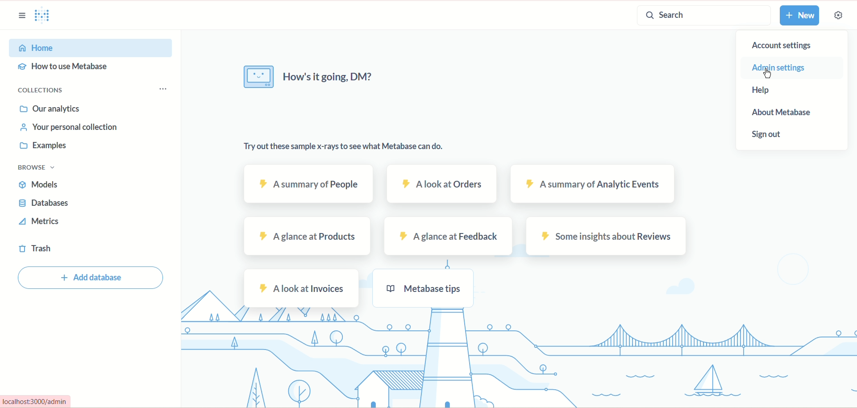 Image resolution: width=857 pixels, height=408 pixels. What do you see at coordinates (21, 16) in the screenshot?
I see `sidebar` at bounding box center [21, 16].